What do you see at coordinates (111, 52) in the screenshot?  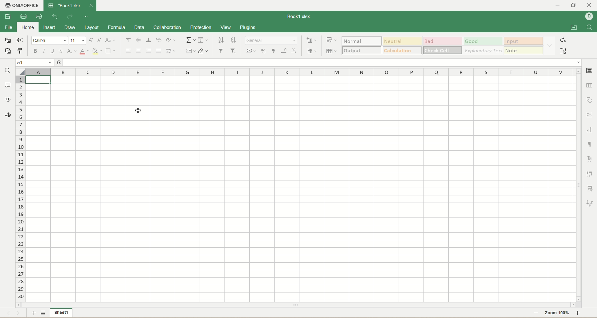 I see `border` at bounding box center [111, 52].